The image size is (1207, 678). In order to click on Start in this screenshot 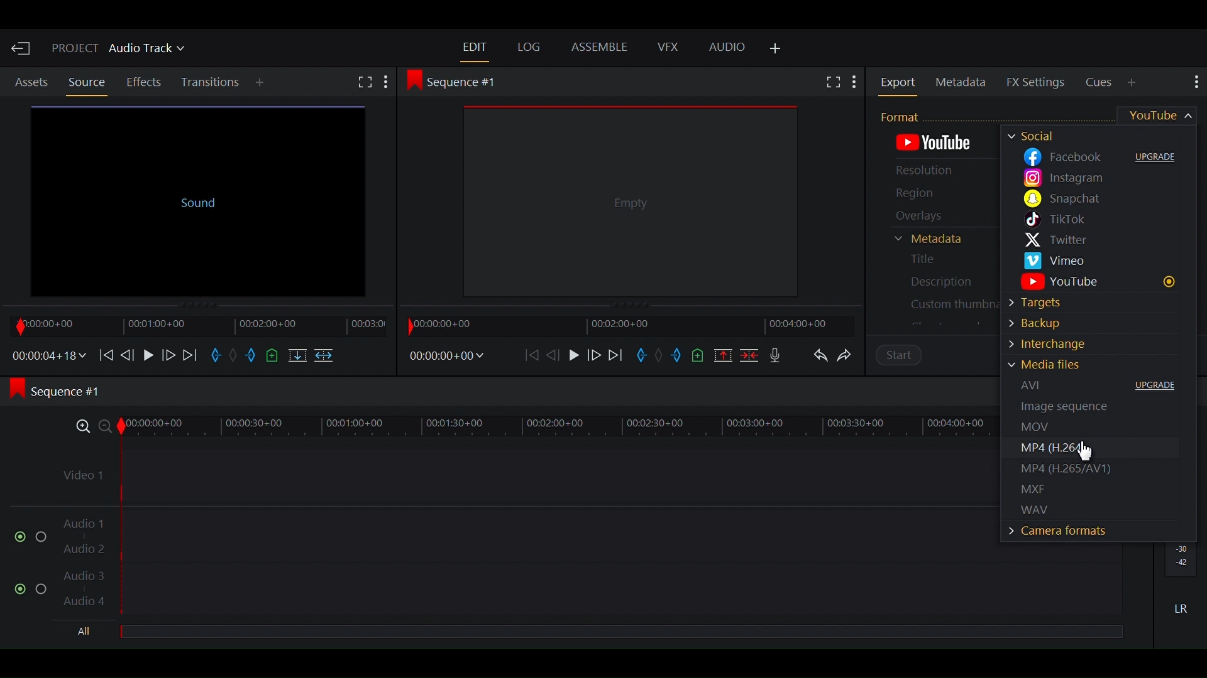, I will do `click(898, 358)`.